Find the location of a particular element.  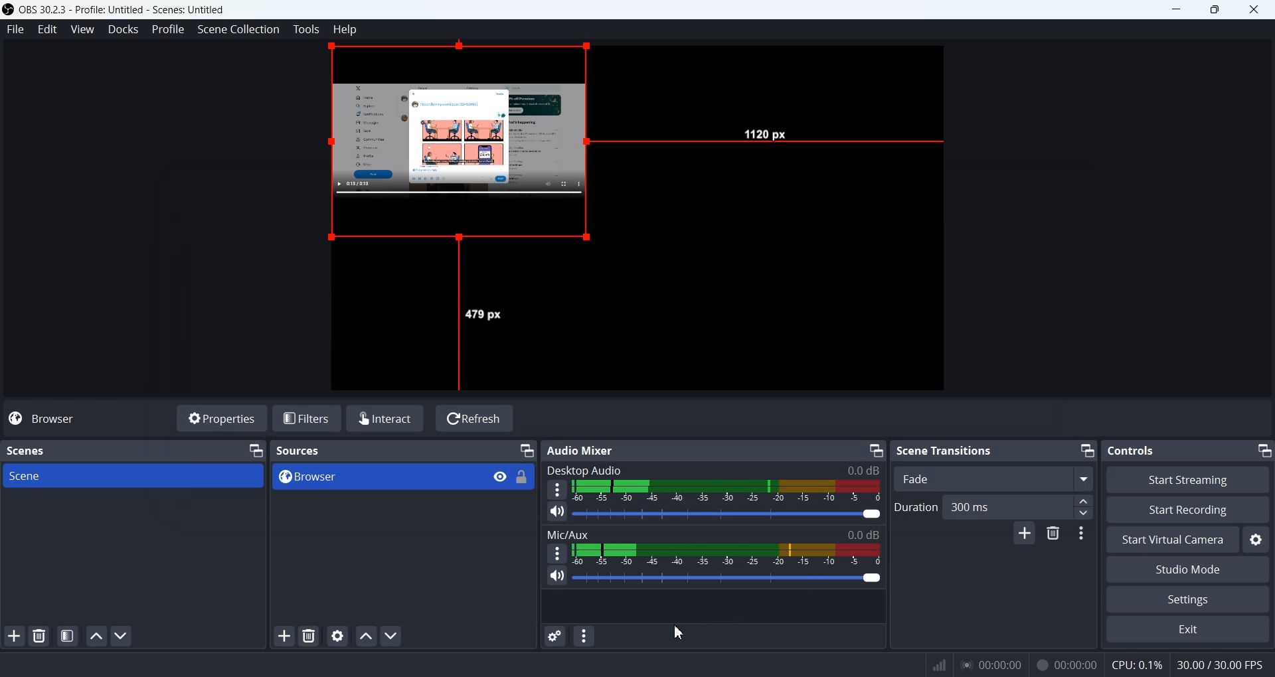

Move sources down is located at coordinates (392, 637).